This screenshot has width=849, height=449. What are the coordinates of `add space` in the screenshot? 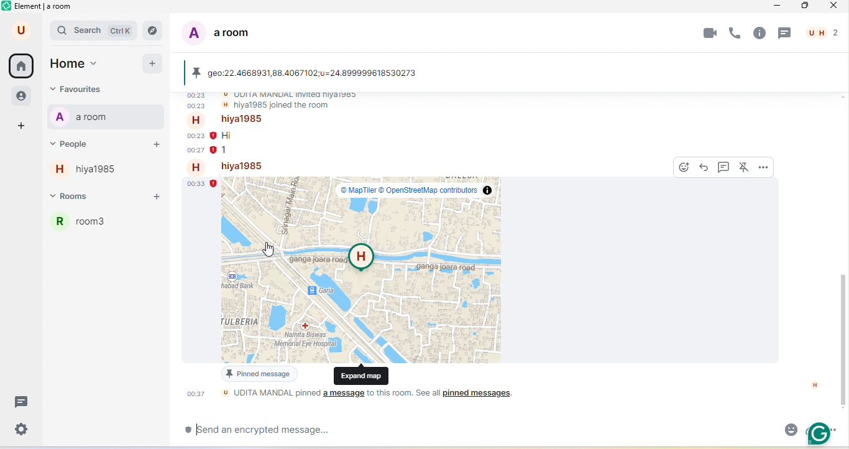 It's located at (19, 126).